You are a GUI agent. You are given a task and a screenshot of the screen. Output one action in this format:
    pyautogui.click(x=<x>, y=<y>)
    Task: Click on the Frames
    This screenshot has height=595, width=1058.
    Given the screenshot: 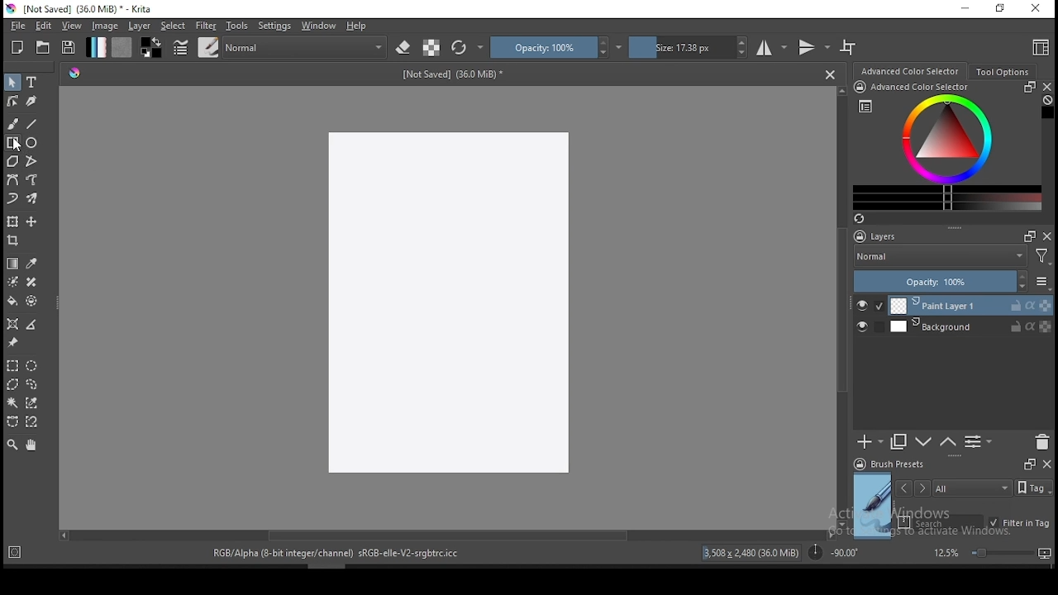 What is the action you would take?
    pyautogui.click(x=1029, y=464)
    